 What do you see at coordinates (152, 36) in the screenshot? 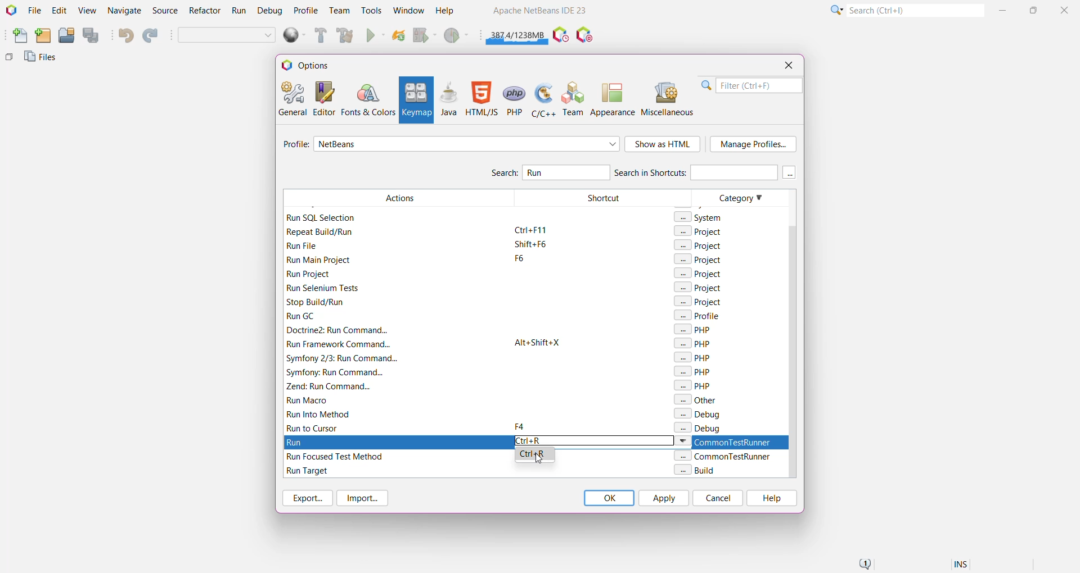
I see `Redo` at bounding box center [152, 36].